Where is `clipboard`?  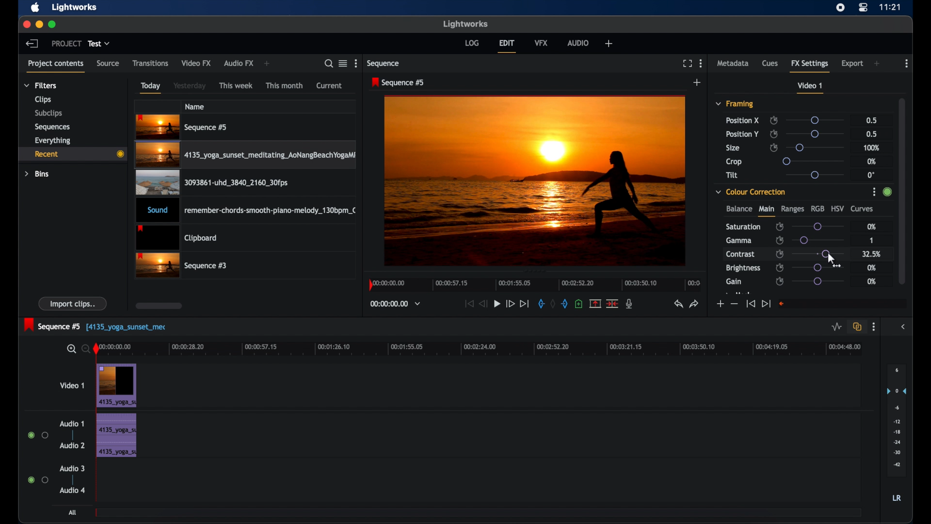 clipboard is located at coordinates (177, 238).